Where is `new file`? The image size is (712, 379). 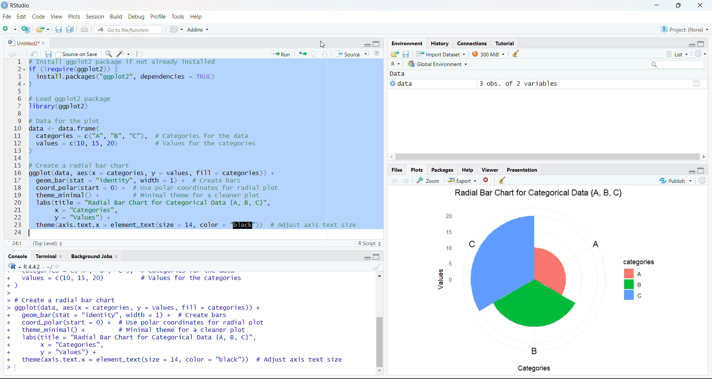
new file is located at coordinates (10, 30).